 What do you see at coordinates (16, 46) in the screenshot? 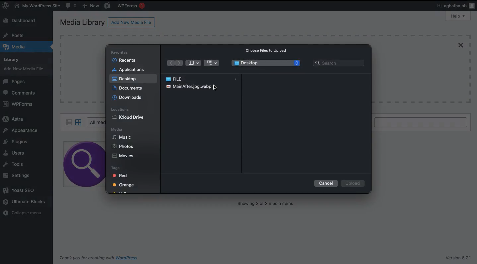
I see `Media` at bounding box center [16, 46].